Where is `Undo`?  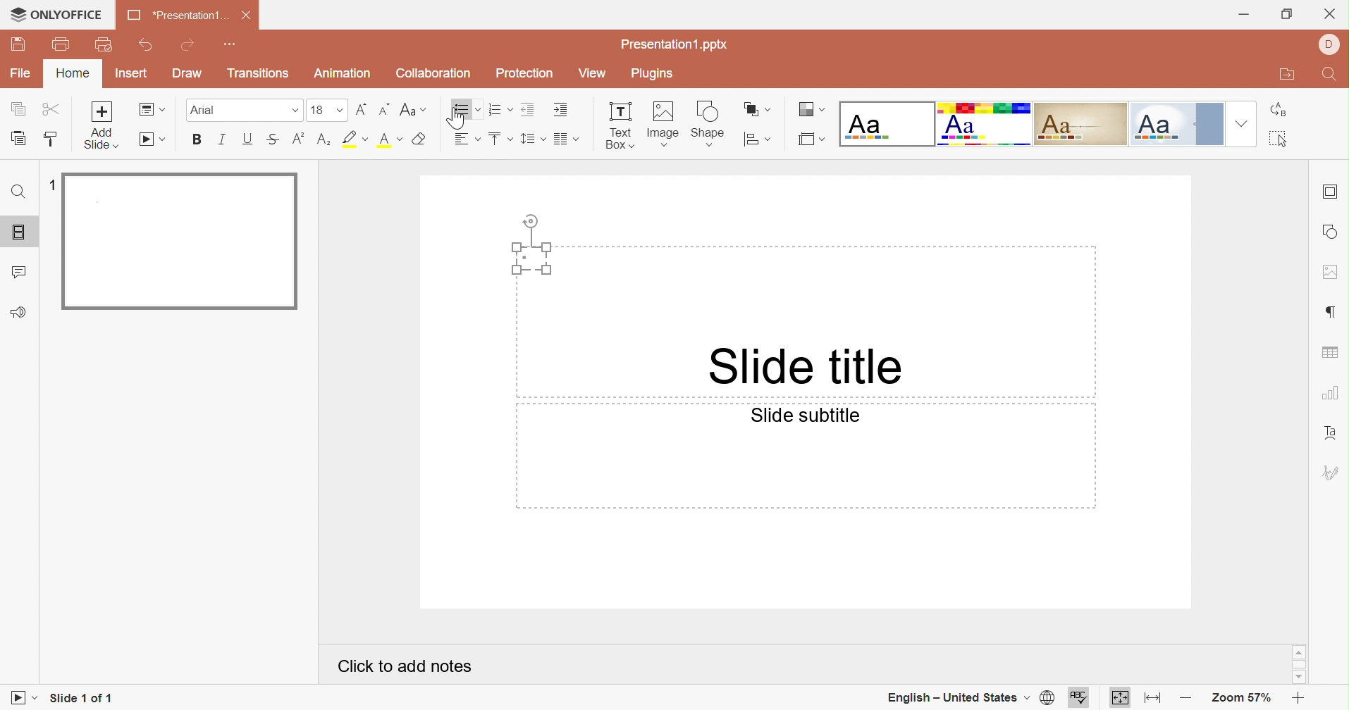 Undo is located at coordinates (147, 46).